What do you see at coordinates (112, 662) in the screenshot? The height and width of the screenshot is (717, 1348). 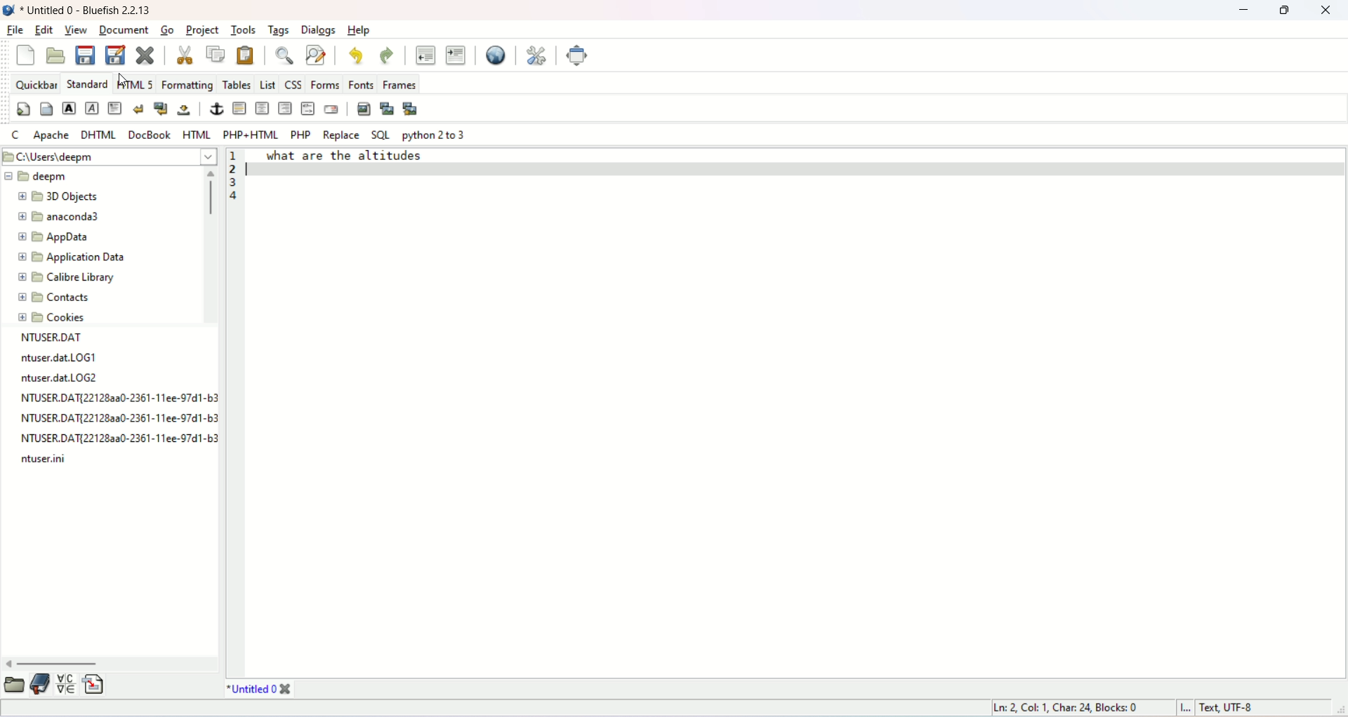 I see `horizontal scroll bar` at bounding box center [112, 662].